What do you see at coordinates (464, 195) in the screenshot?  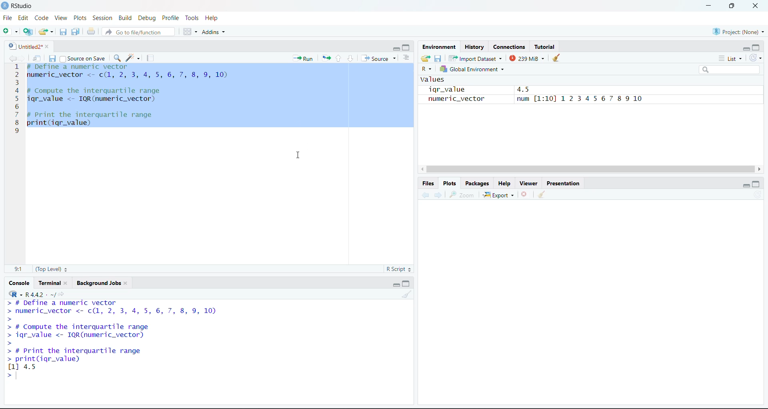 I see `Zoom` at bounding box center [464, 195].